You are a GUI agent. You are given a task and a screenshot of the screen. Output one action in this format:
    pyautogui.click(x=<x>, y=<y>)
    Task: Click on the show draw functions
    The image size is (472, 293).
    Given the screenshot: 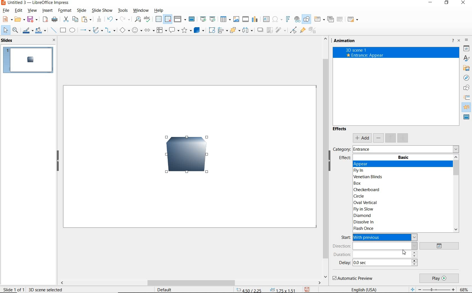 What is the action you would take?
    pyautogui.click(x=306, y=19)
    